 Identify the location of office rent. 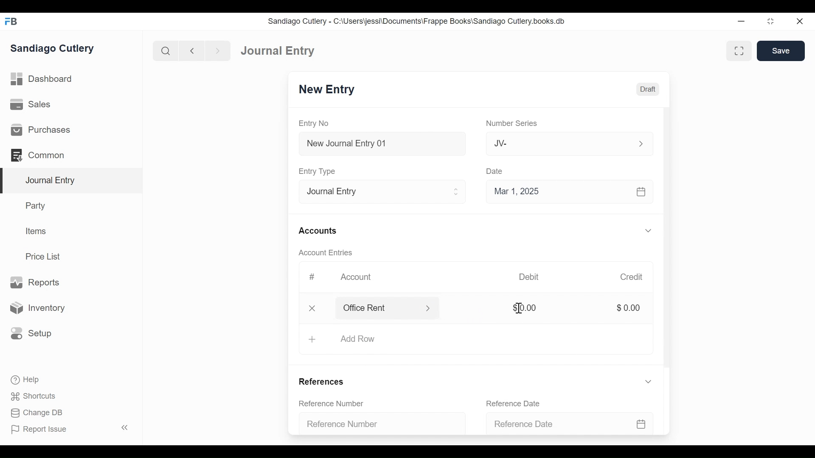
(396, 308).